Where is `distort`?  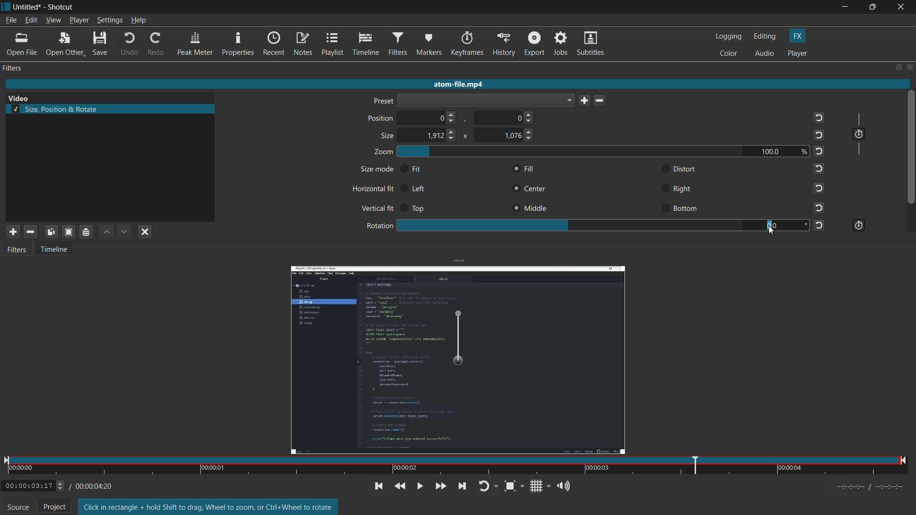 distort is located at coordinates (685, 170).